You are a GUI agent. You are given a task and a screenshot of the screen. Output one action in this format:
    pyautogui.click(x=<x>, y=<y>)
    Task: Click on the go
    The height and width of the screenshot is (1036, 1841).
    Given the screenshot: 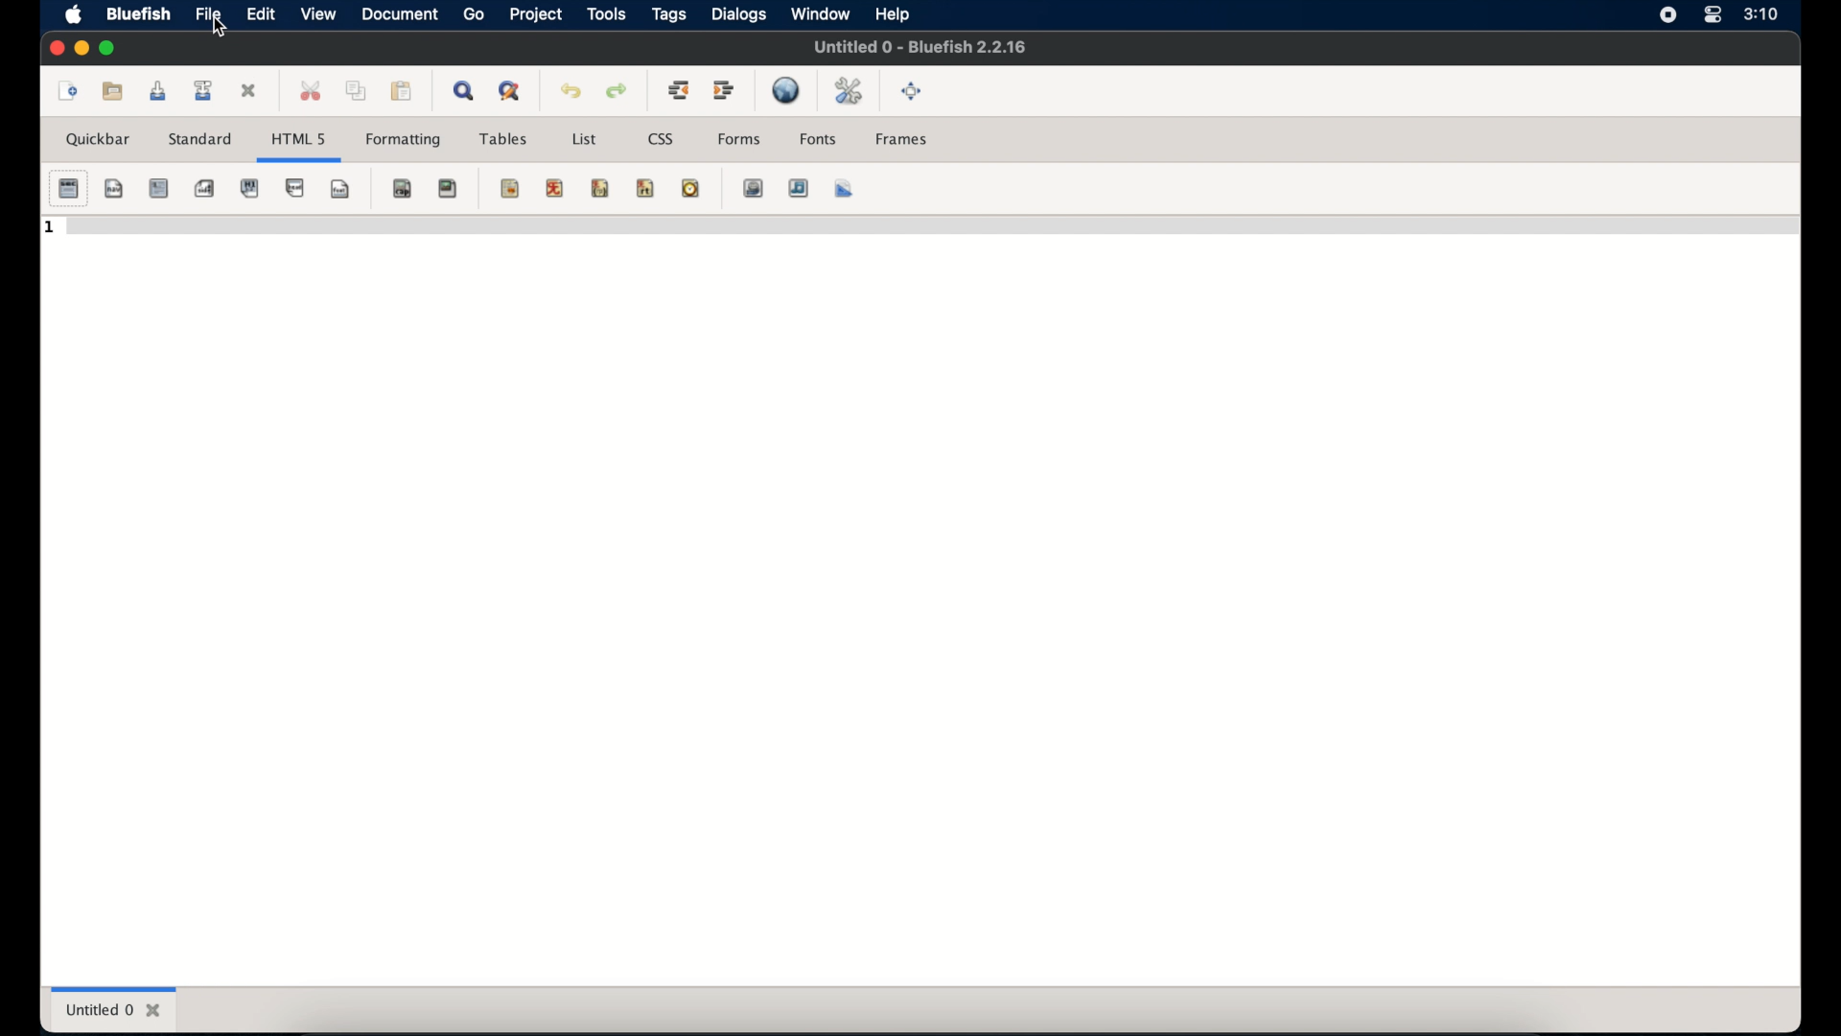 What is the action you would take?
    pyautogui.click(x=474, y=15)
    